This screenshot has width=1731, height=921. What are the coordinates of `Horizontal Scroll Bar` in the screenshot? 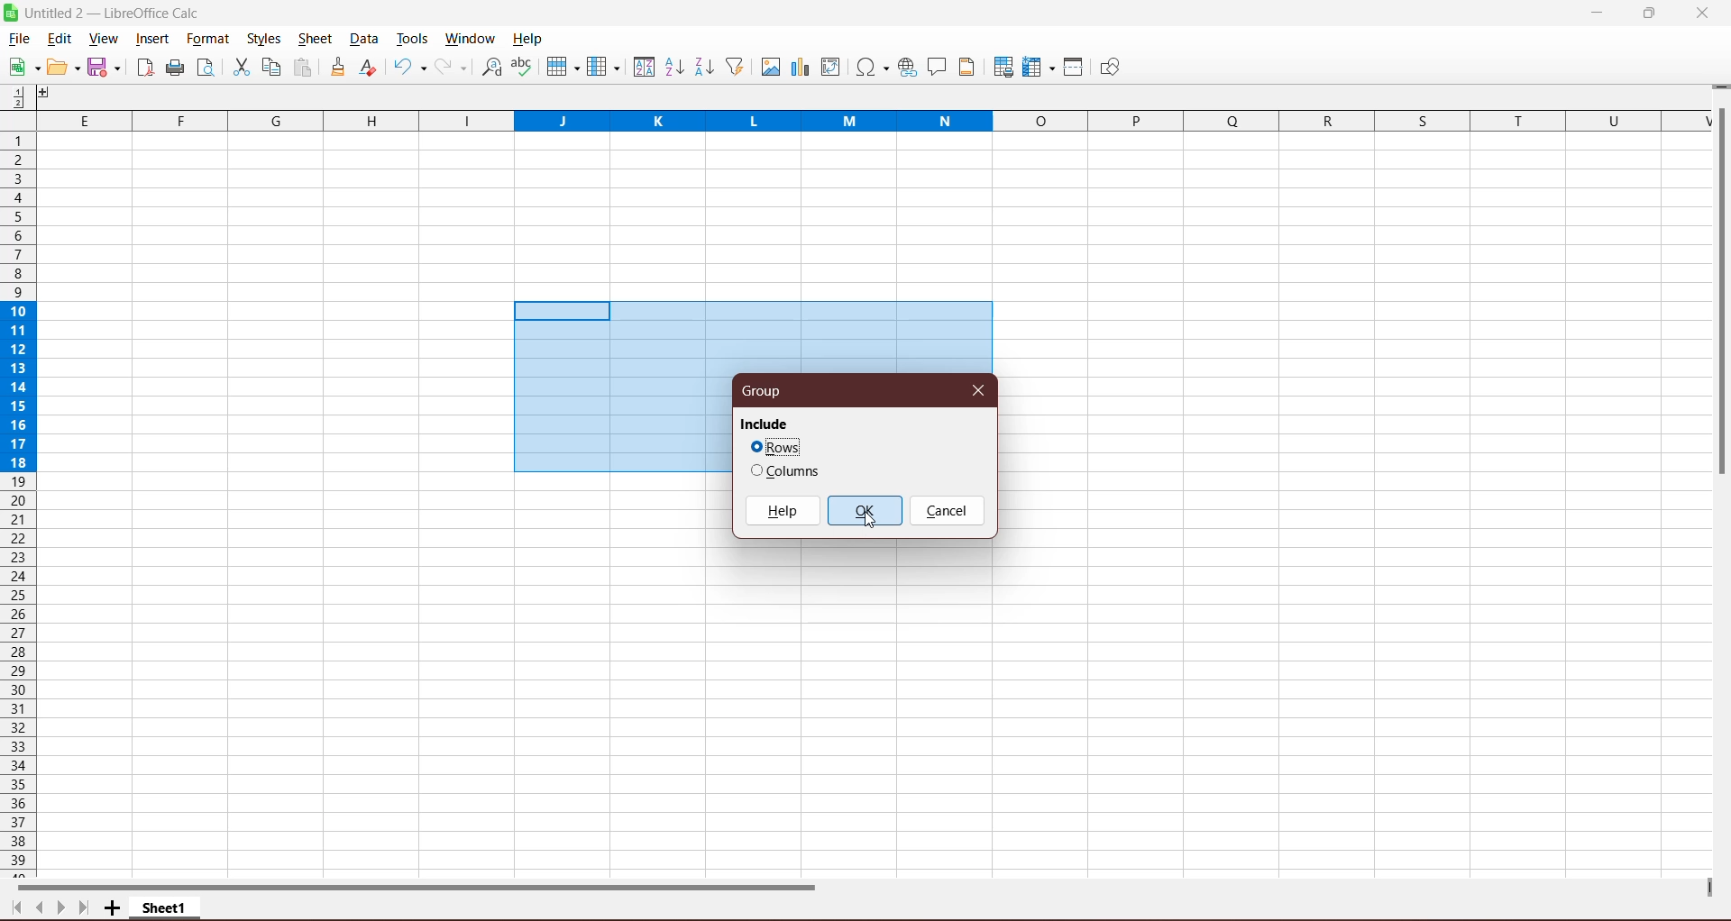 It's located at (428, 886).